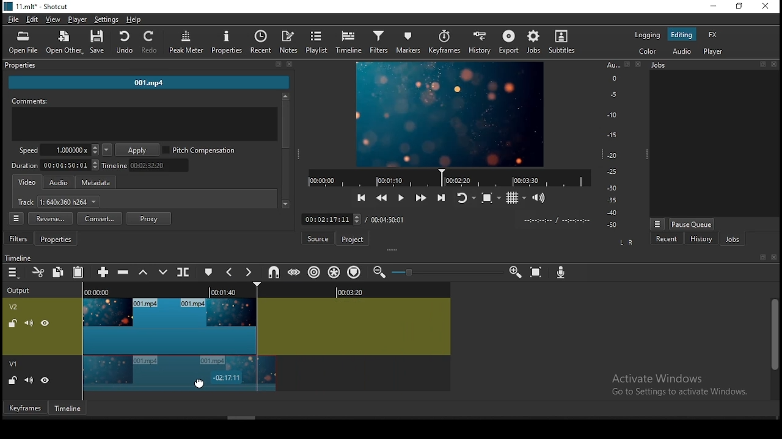  I want to click on speed: 1.000000X, so click(55, 150).